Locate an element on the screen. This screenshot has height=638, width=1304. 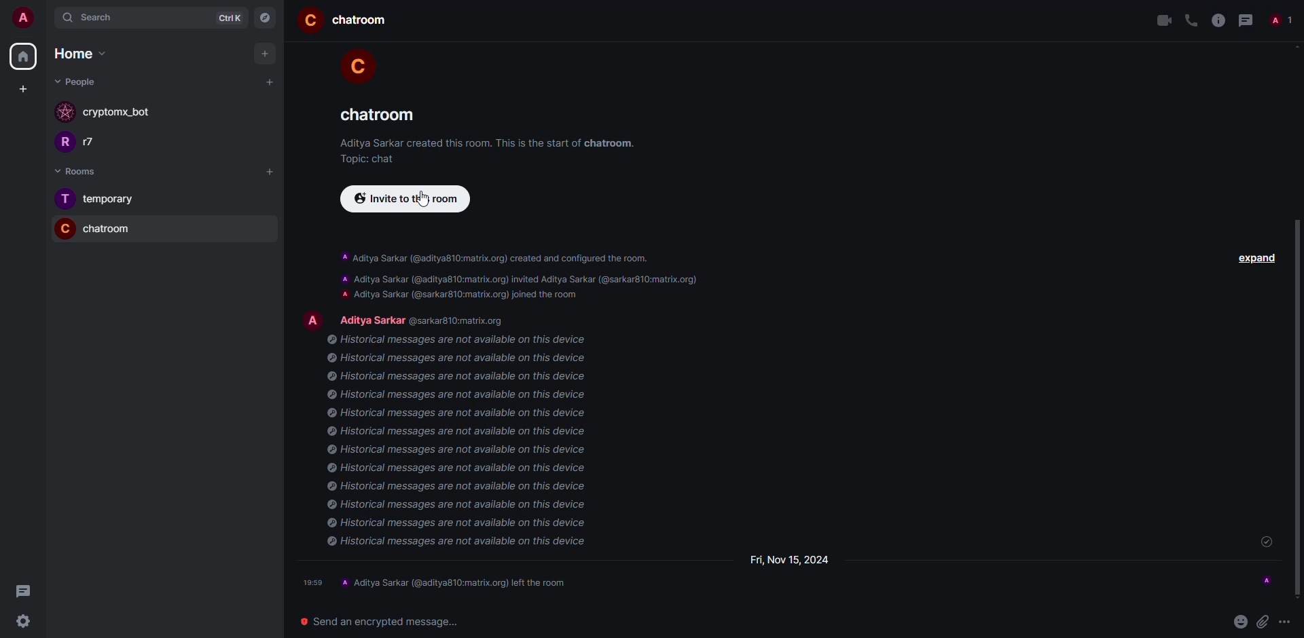
invite to this room is located at coordinates (401, 199).